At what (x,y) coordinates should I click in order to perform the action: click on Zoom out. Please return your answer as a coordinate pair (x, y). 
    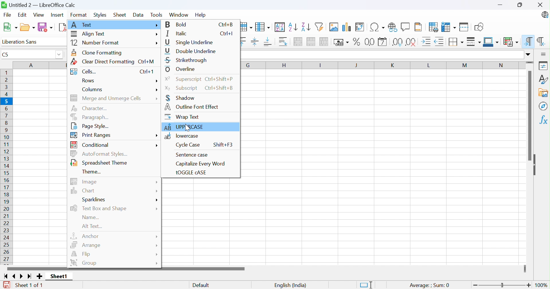
    Looking at the image, I should click on (476, 285).